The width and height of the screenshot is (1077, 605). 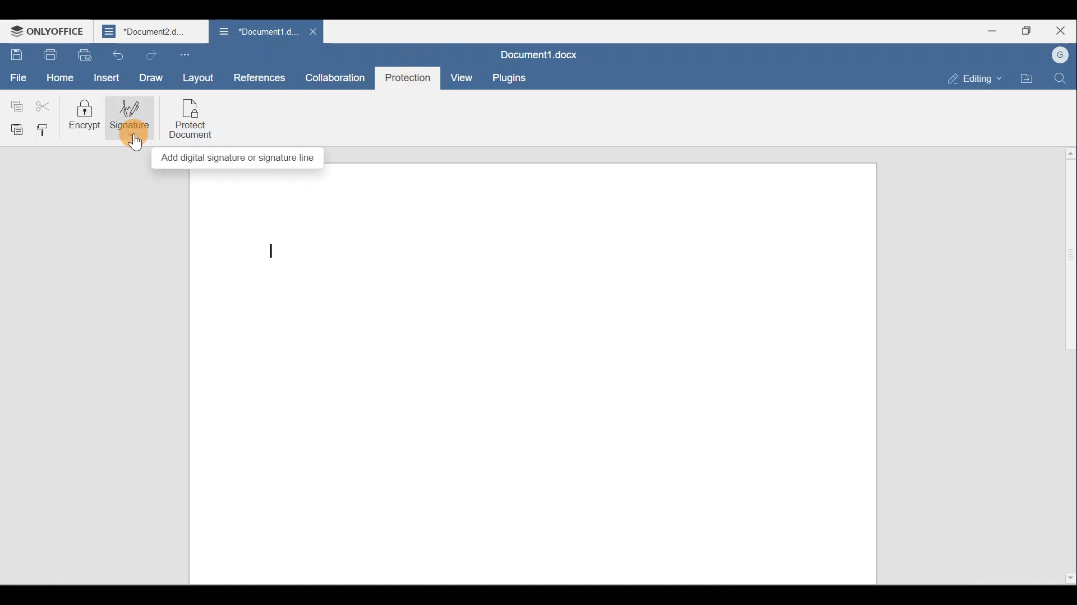 I want to click on Maximize, so click(x=1025, y=28).